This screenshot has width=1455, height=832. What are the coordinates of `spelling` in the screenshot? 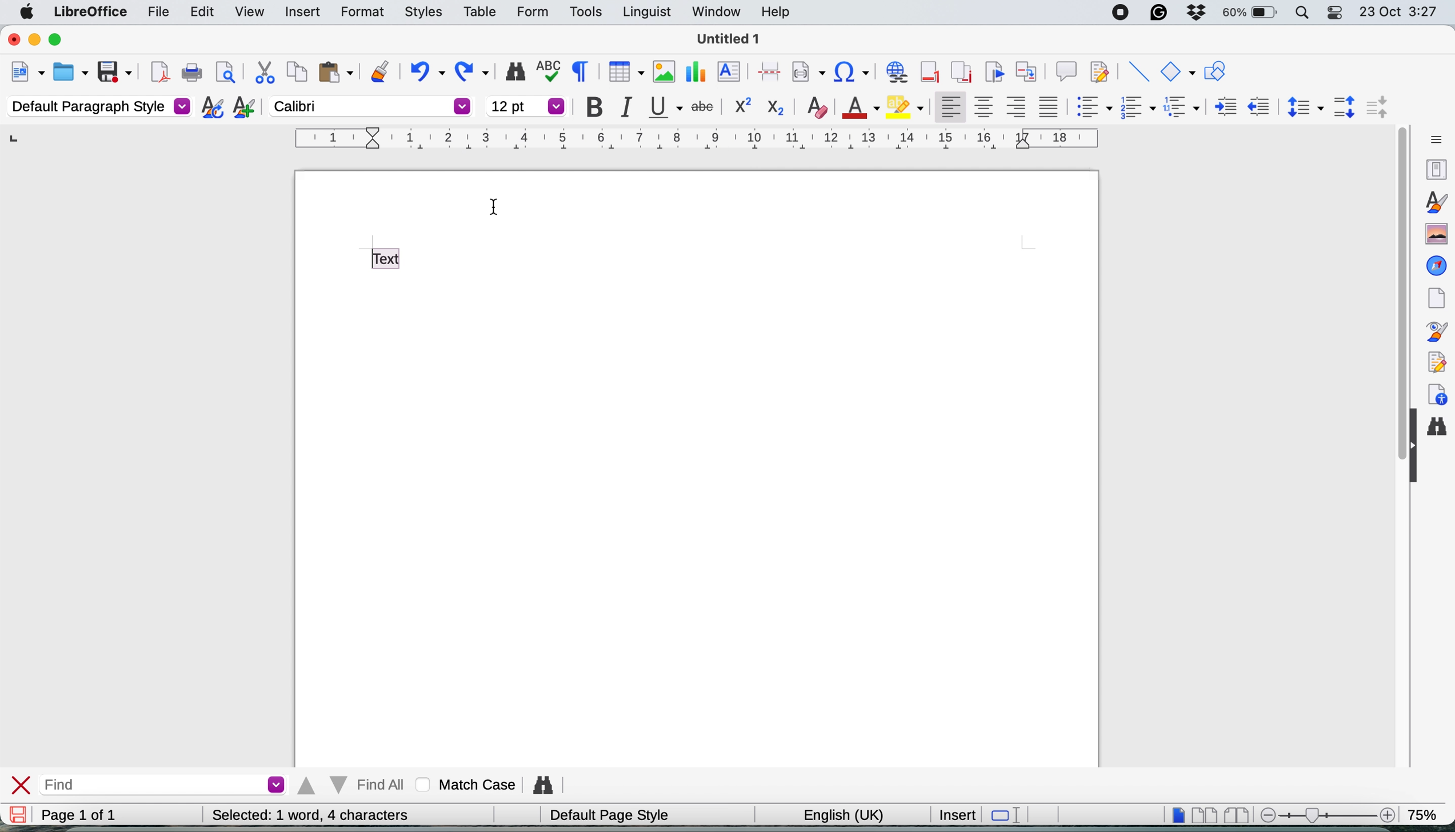 It's located at (546, 70).